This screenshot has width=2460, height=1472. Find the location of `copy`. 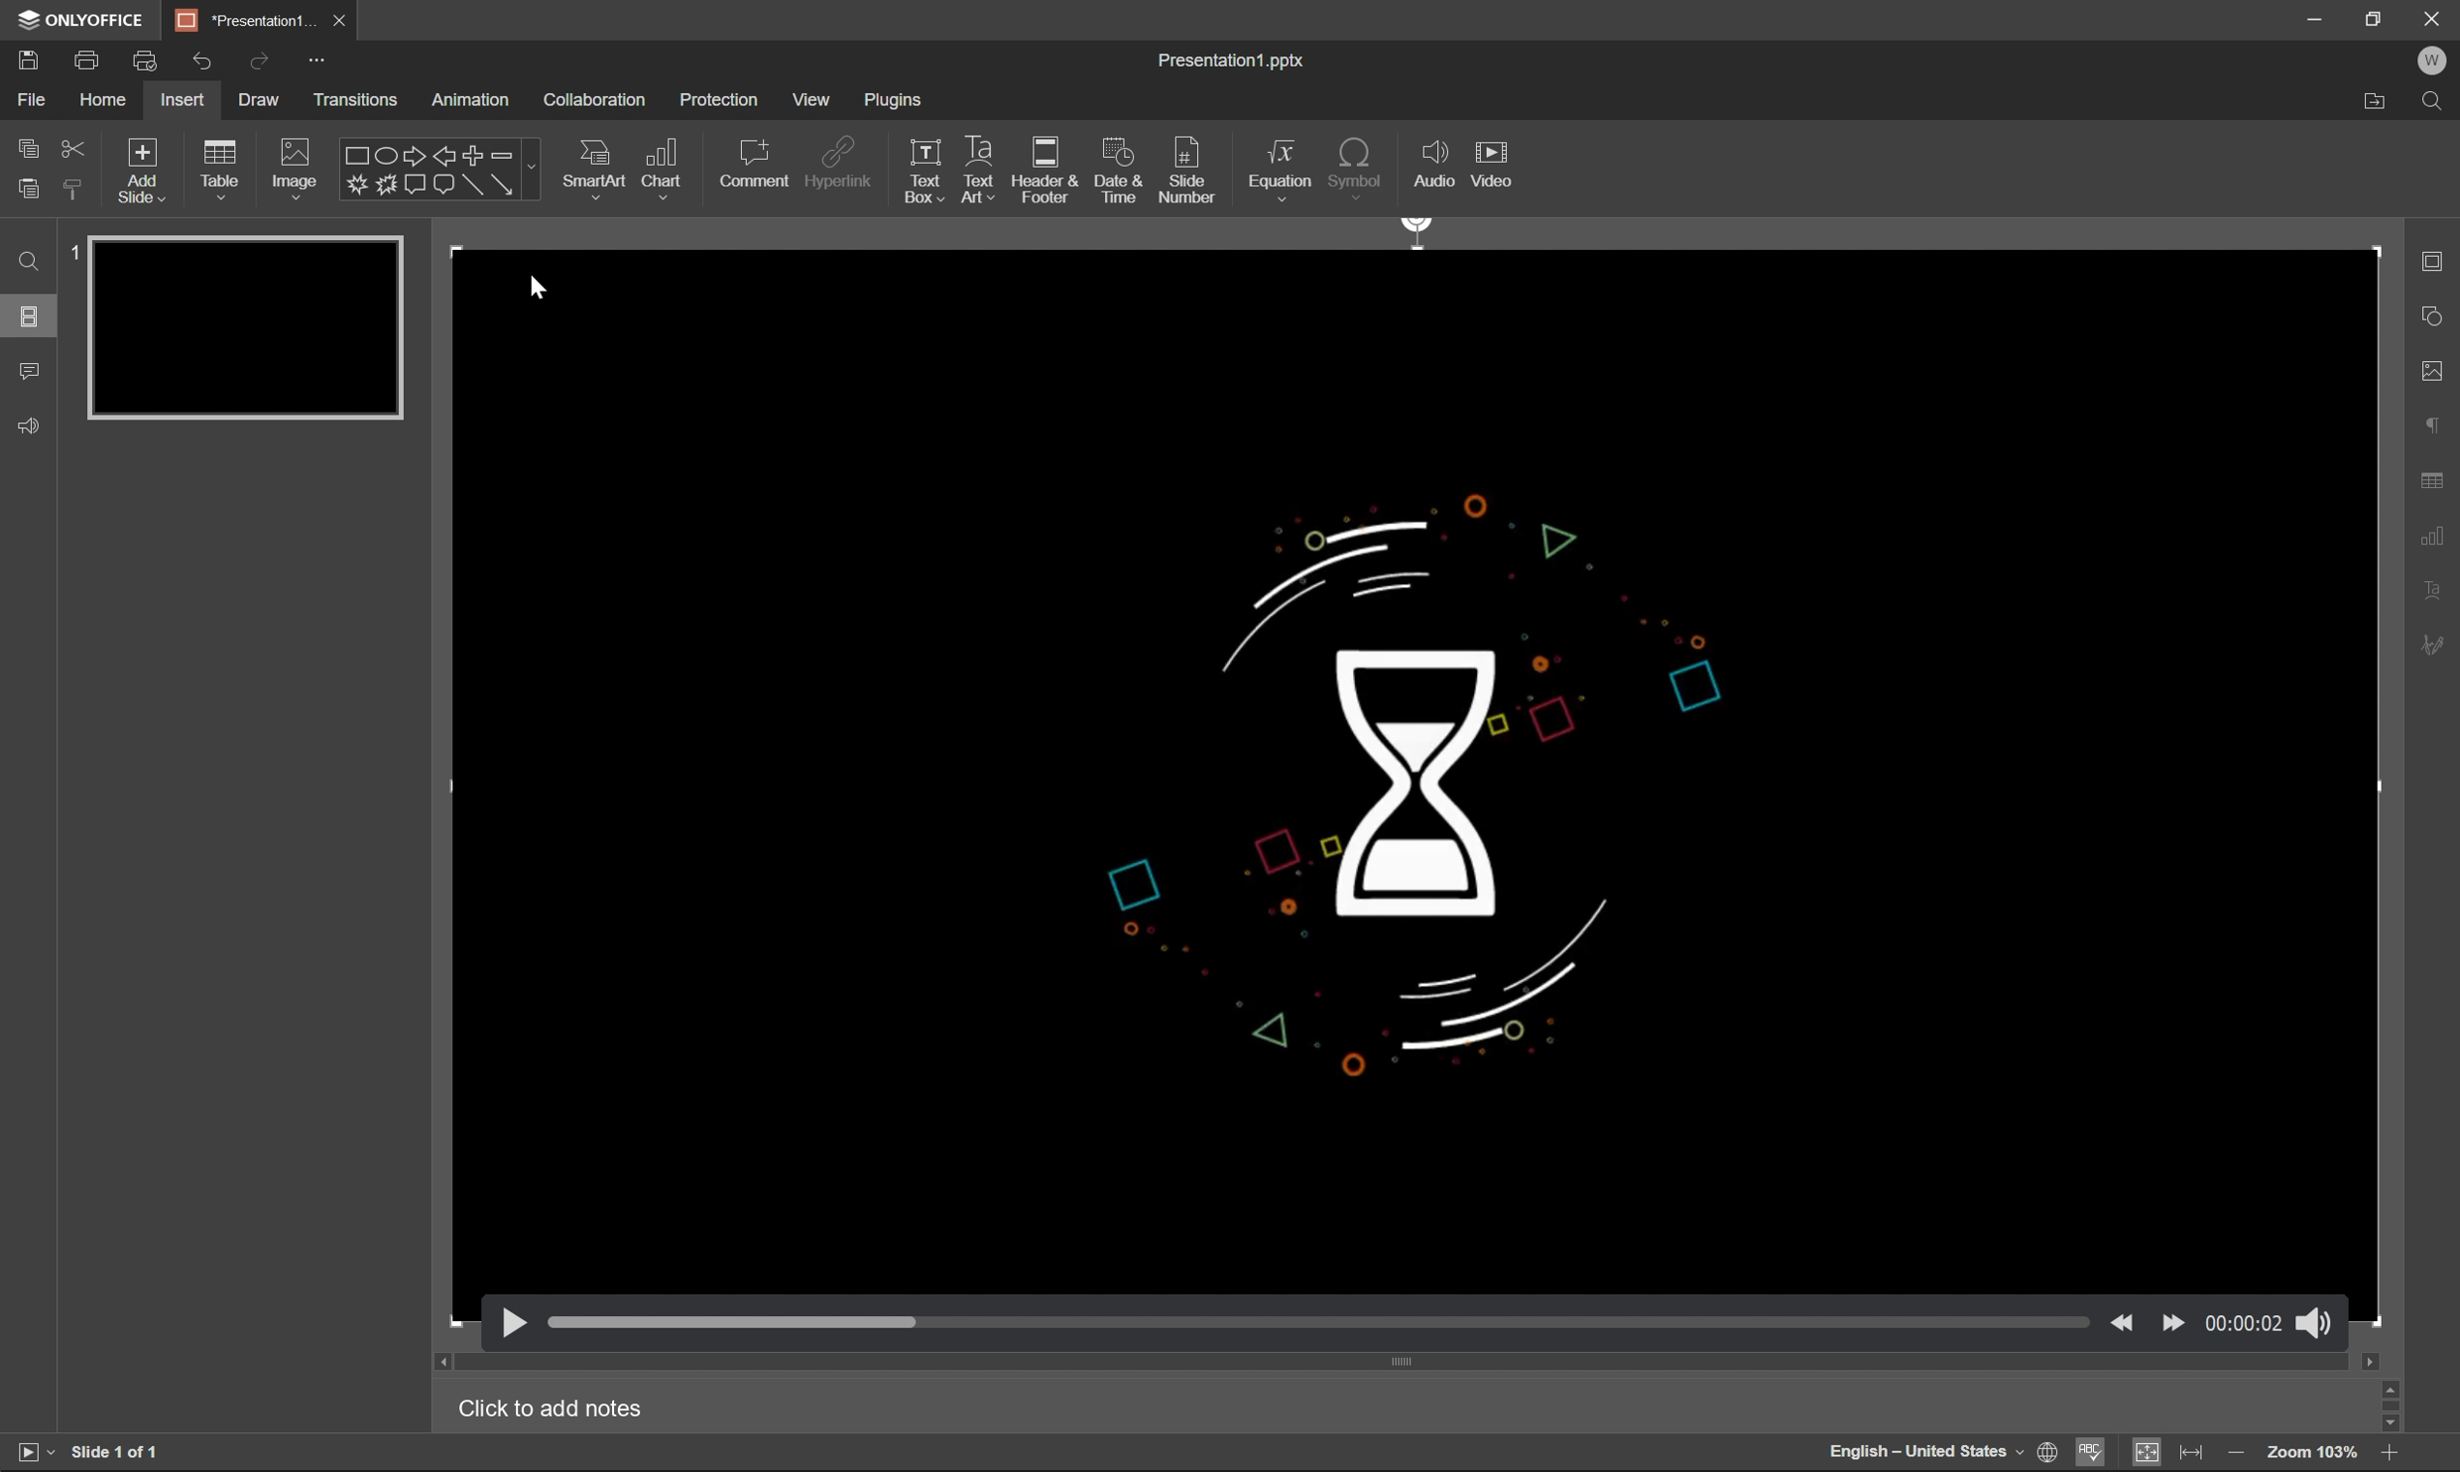

copy is located at coordinates (30, 147).